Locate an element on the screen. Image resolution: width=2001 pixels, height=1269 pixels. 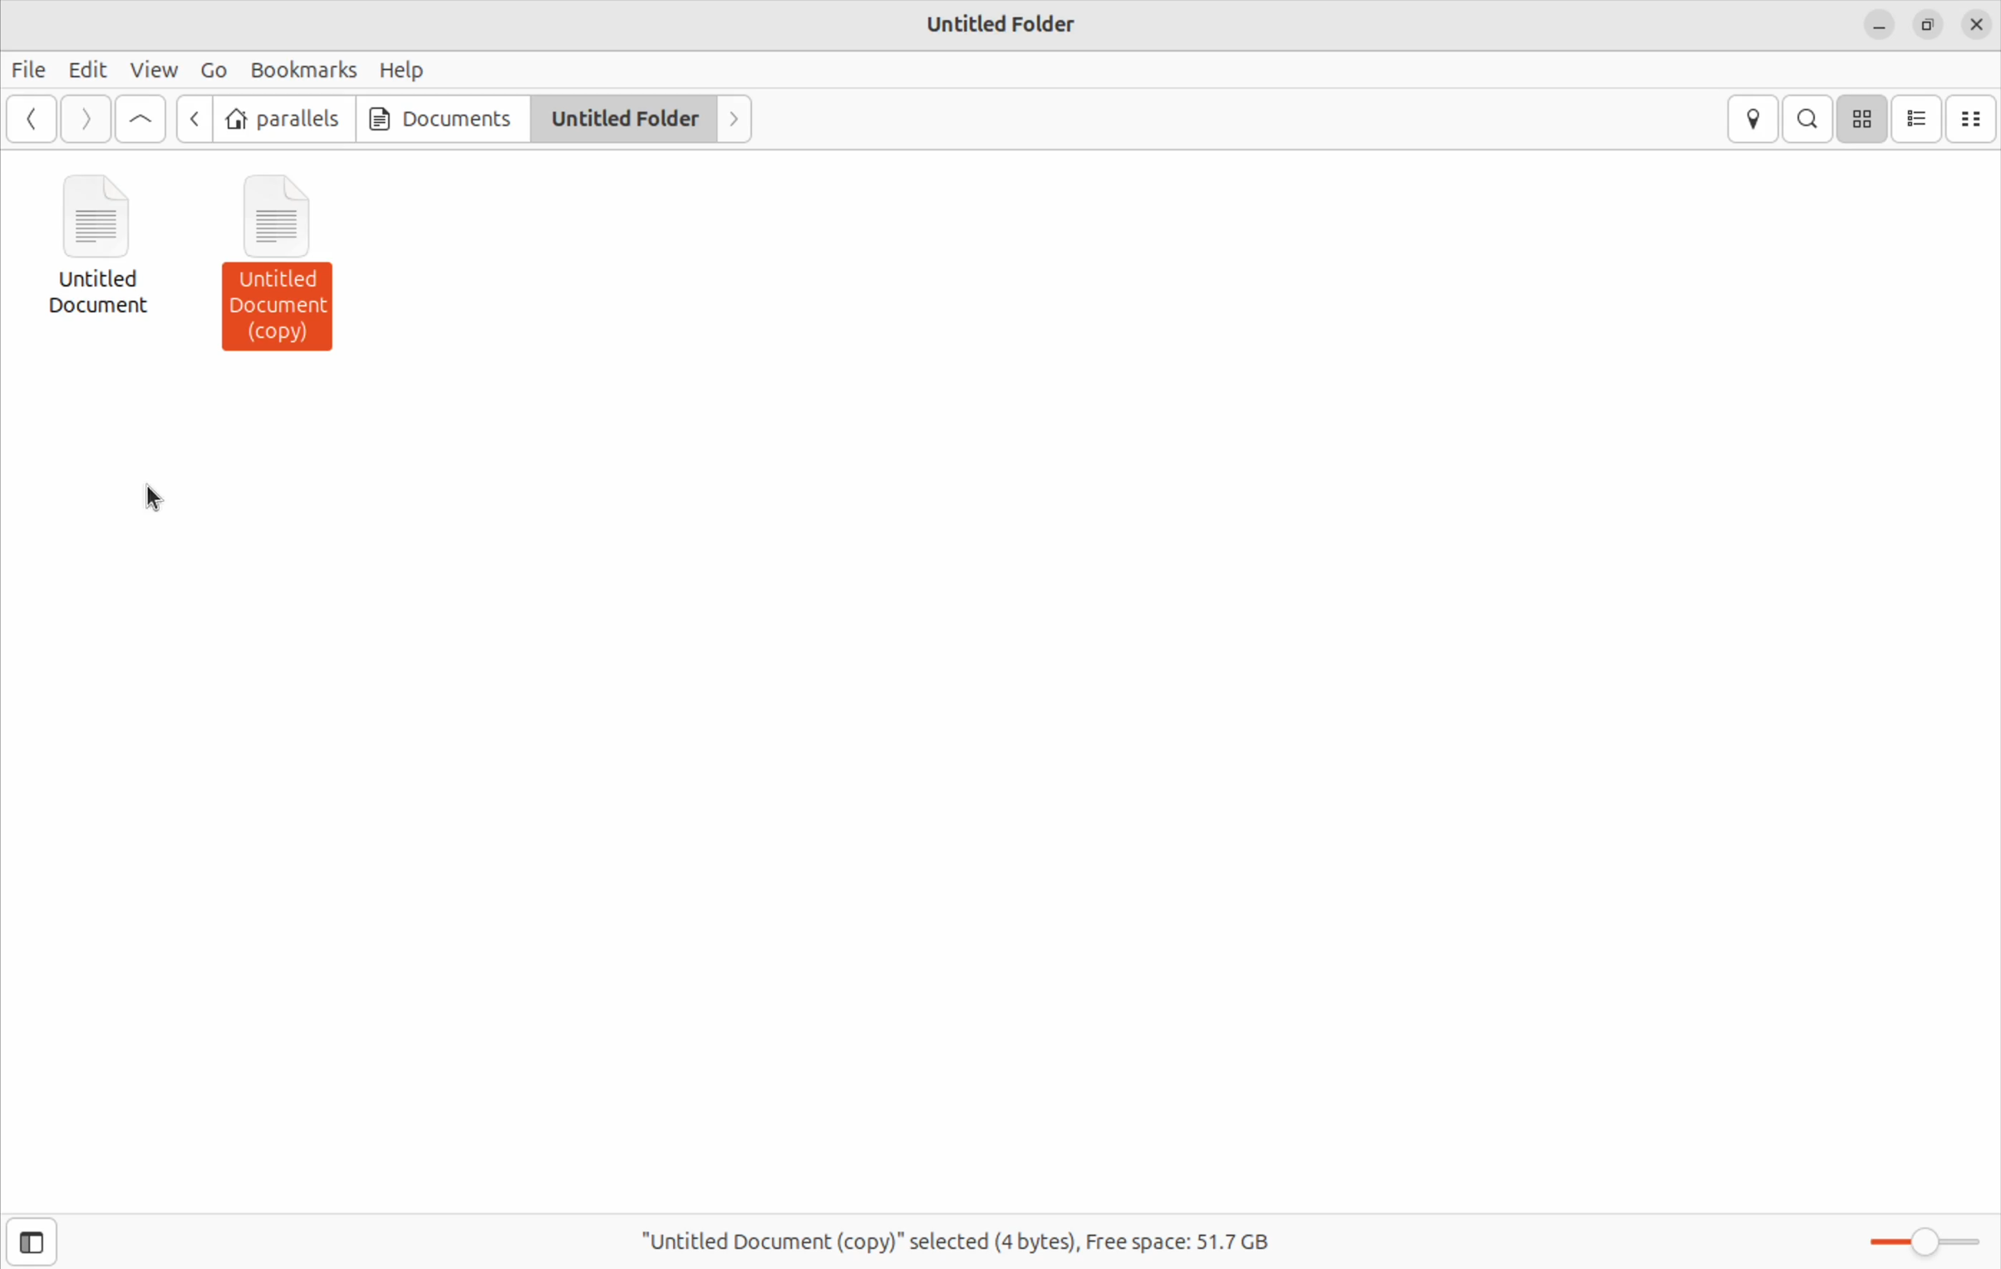
Untitled Document(copy) is located at coordinates (294, 269).